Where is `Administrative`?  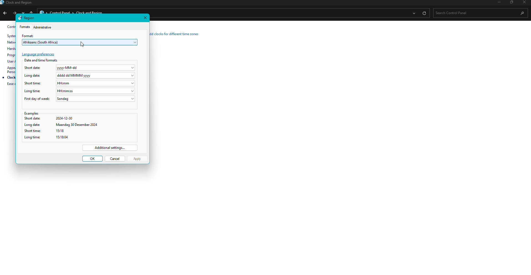
Administrative is located at coordinates (43, 27).